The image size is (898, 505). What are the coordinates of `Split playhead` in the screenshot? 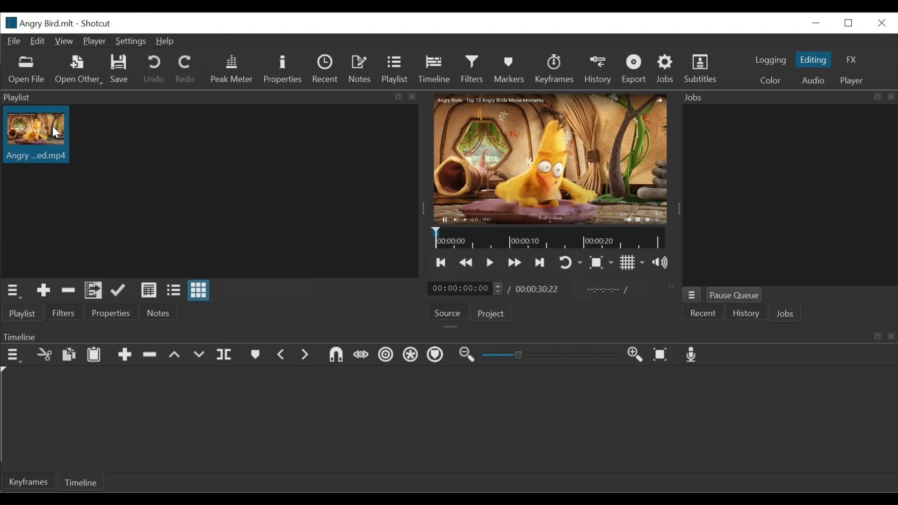 It's located at (225, 355).